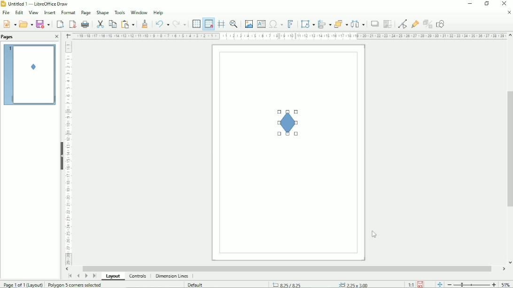 Image resolution: width=513 pixels, height=288 pixels. Describe the element at coordinates (9, 23) in the screenshot. I see `New` at that location.